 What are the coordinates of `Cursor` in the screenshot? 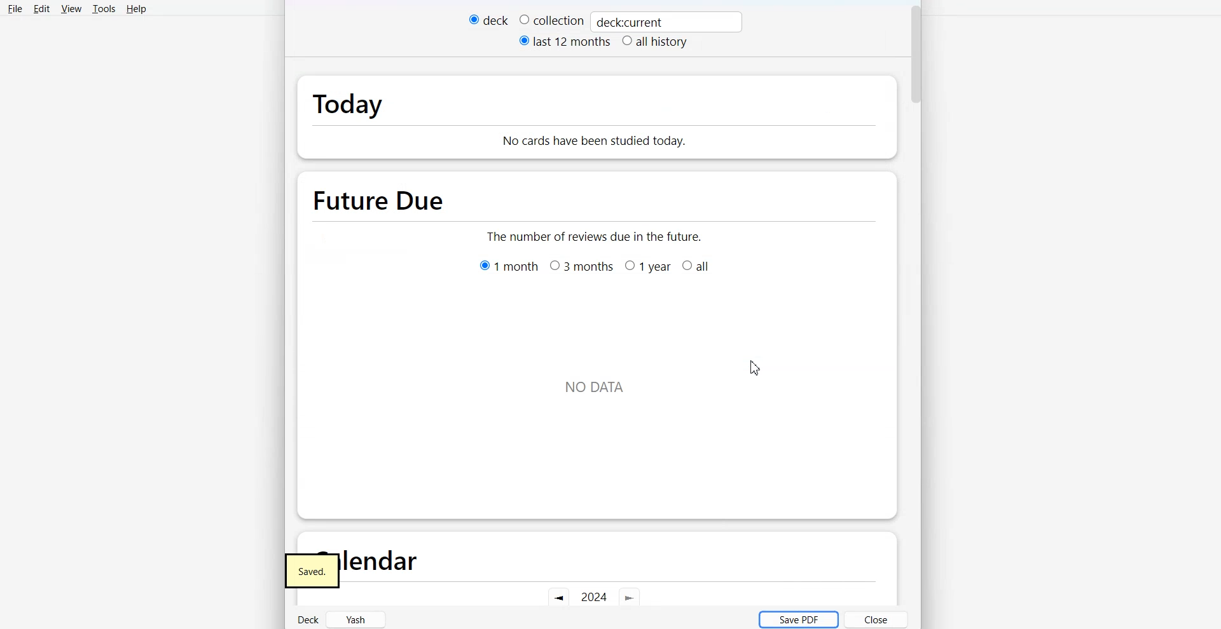 It's located at (755, 367).